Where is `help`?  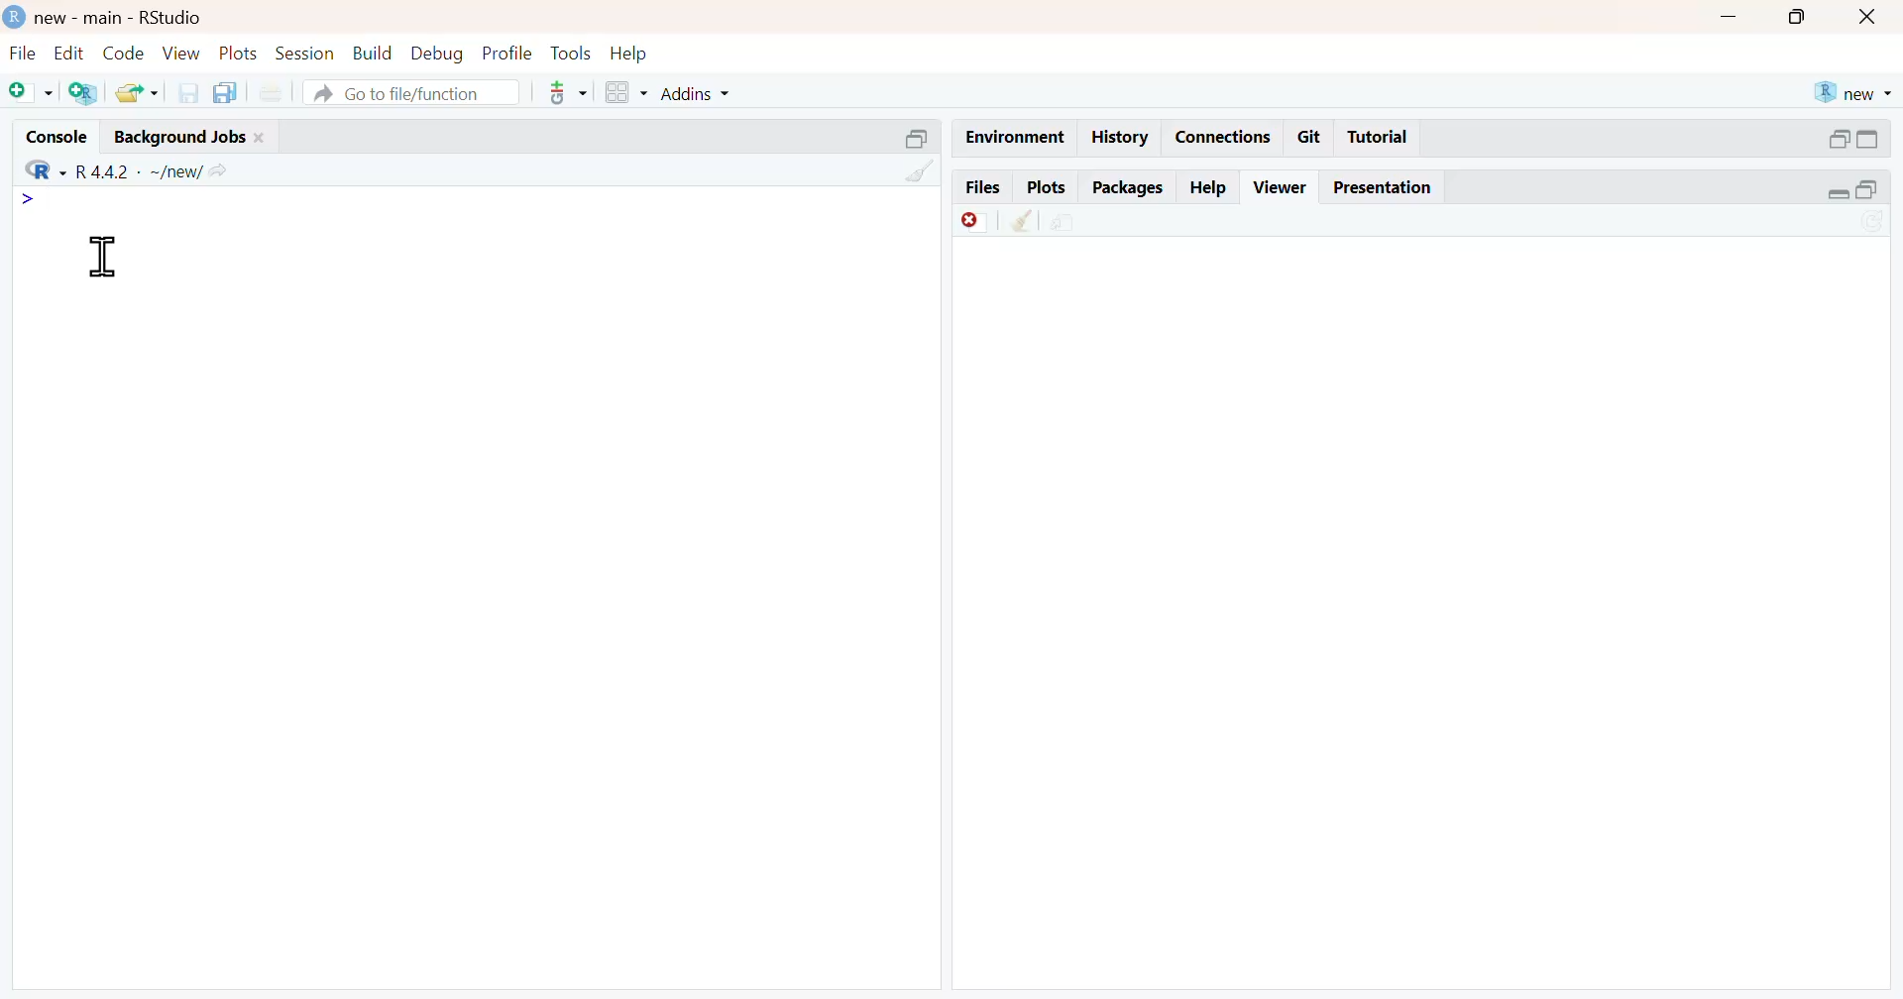 help is located at coordinates (627, 53).